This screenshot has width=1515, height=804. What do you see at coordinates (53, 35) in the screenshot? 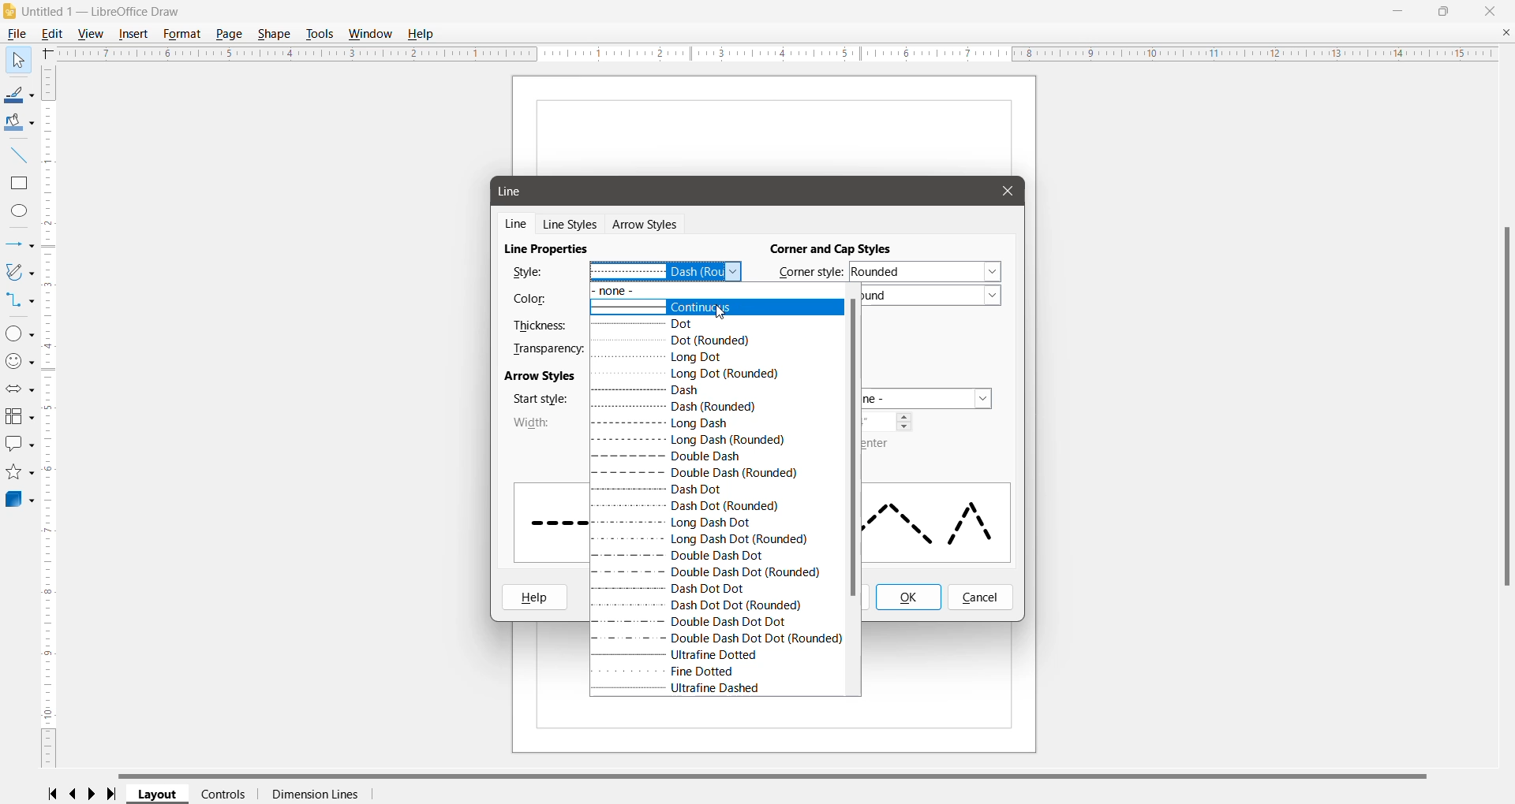
I see `Edit` at bounding box center [53, 35].